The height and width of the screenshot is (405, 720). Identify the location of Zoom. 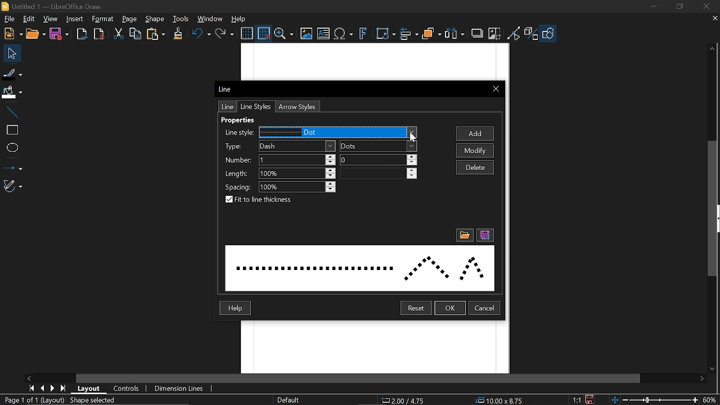
(284, 34).